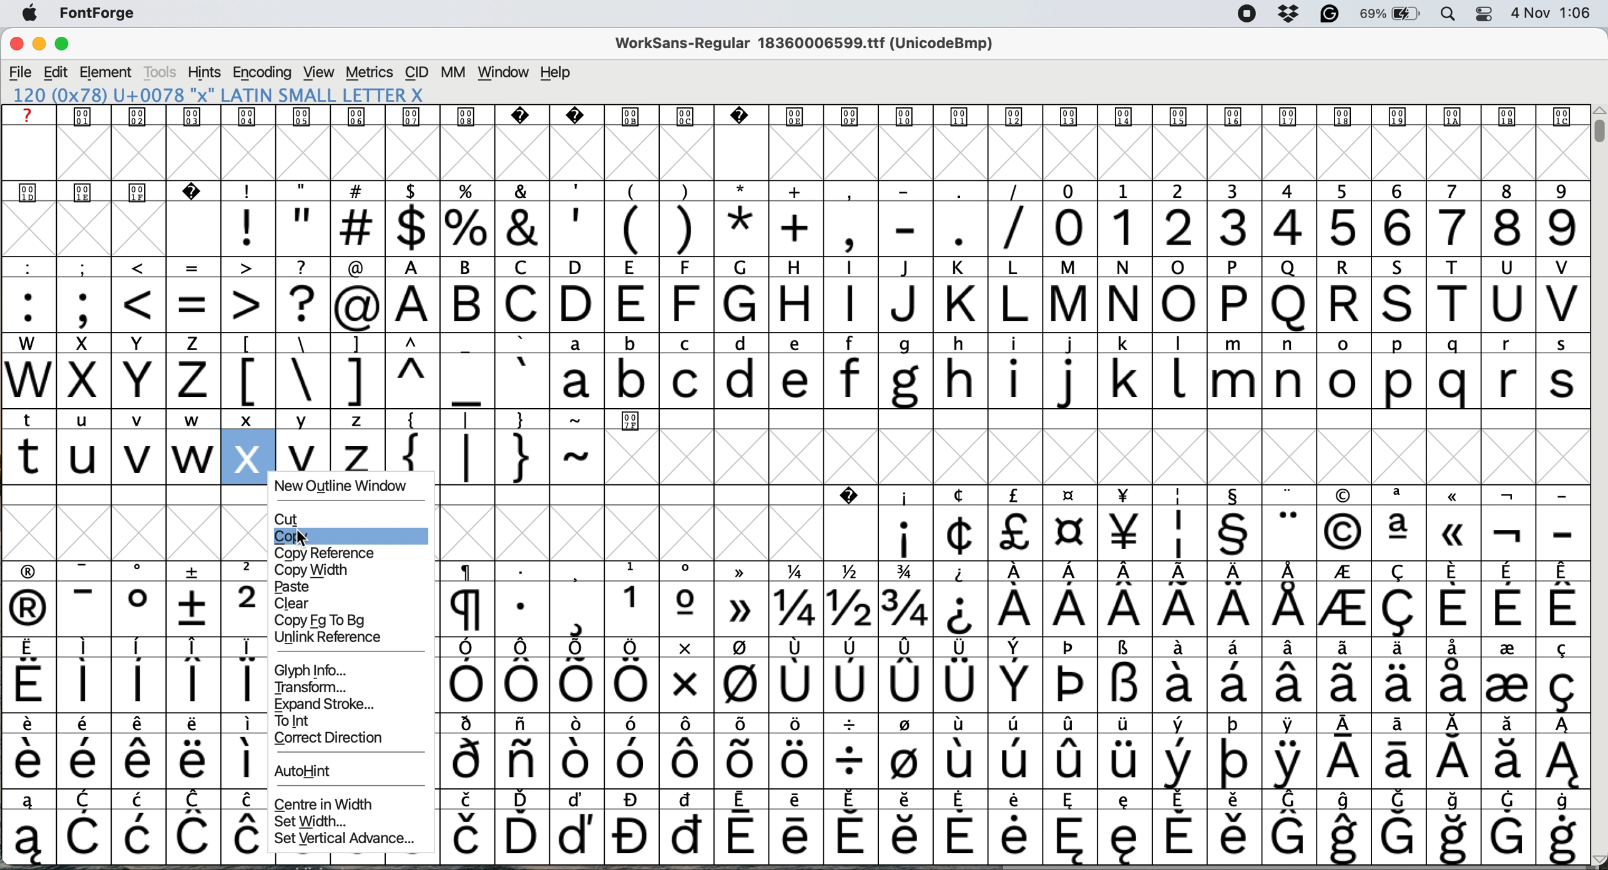  I want to click on special characters, so click(135, 838).